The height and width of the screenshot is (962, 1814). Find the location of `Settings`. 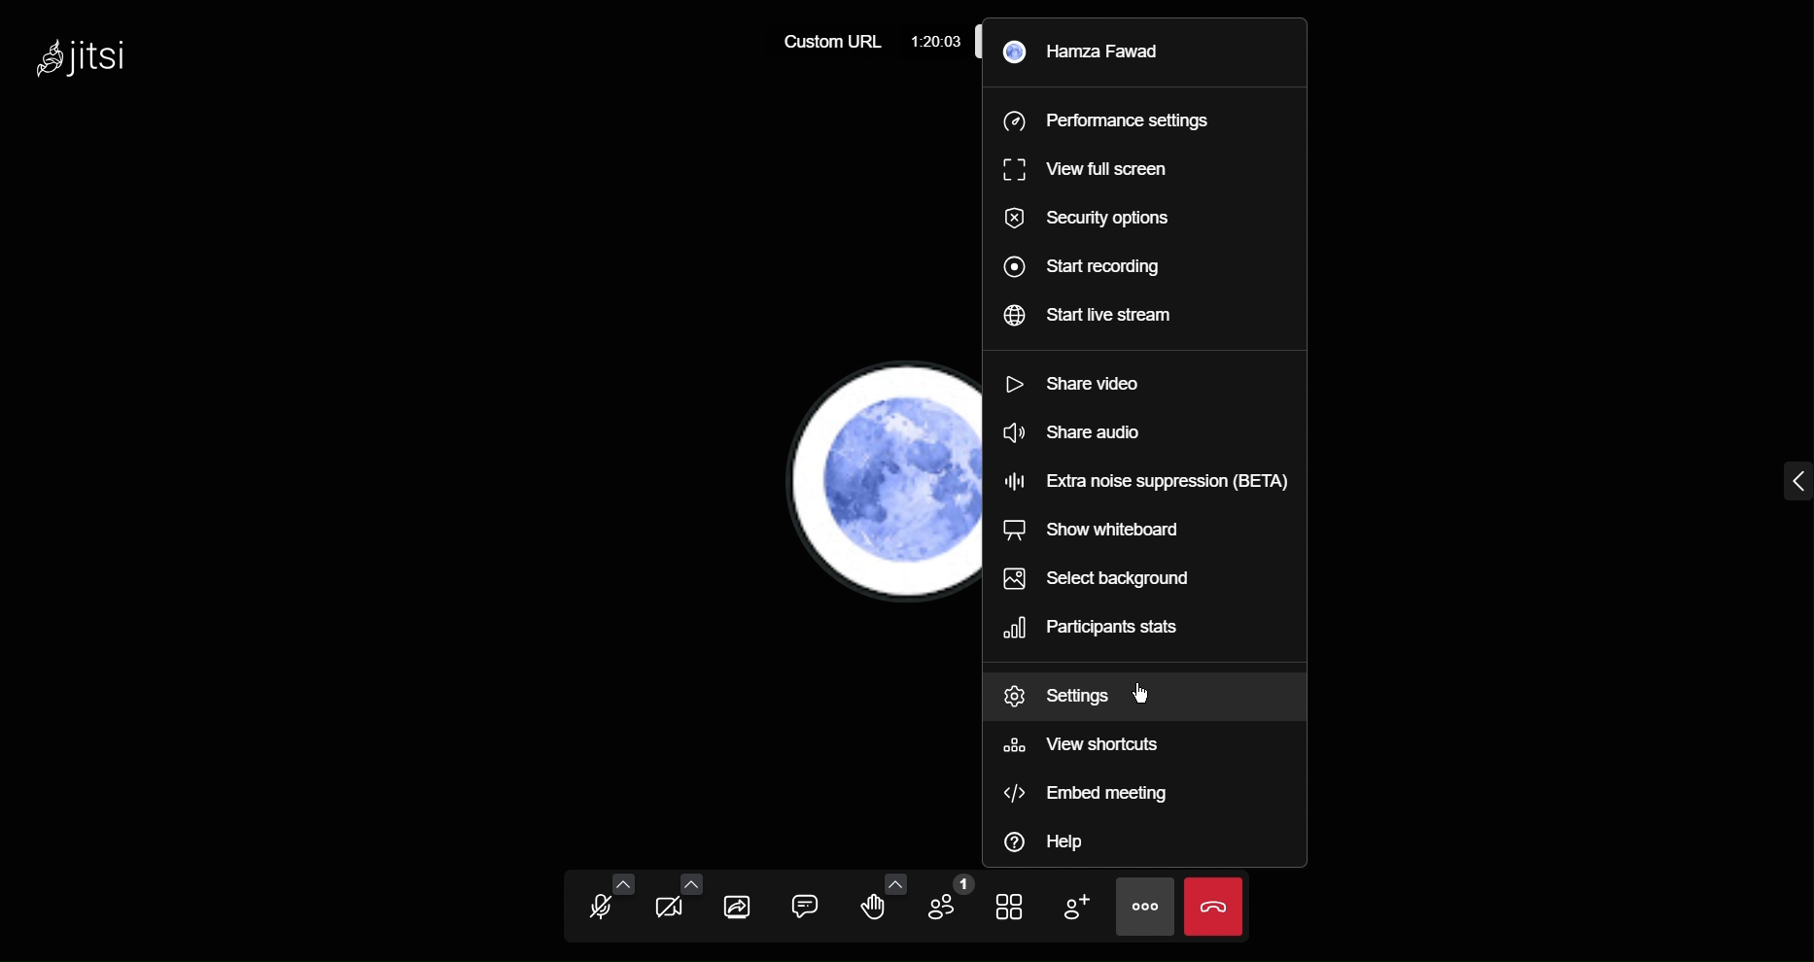

Settings is located at coordinates (1057, 699).